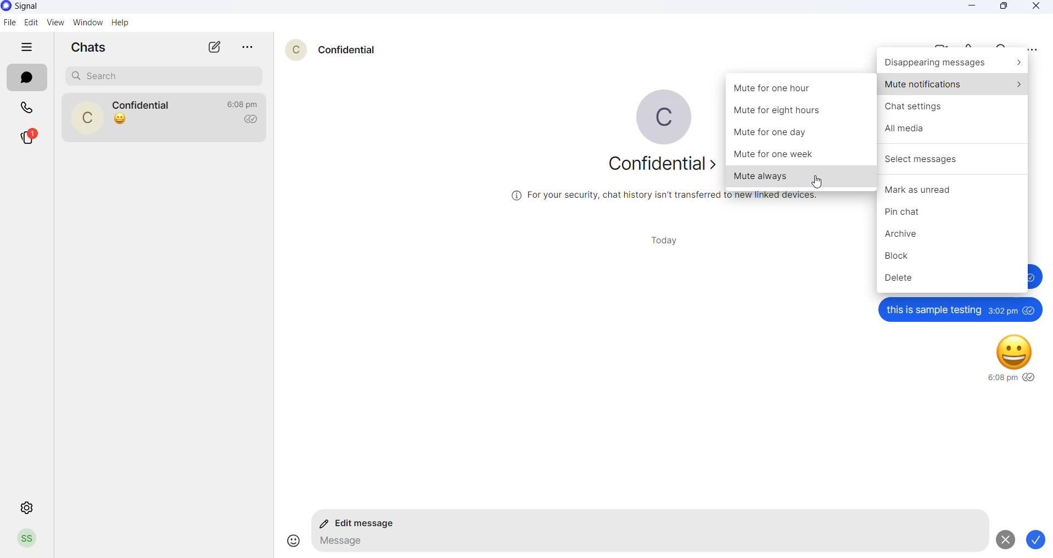 This screenshot has width=1053, height=558. I want to click on about contact, so click(652, 165).